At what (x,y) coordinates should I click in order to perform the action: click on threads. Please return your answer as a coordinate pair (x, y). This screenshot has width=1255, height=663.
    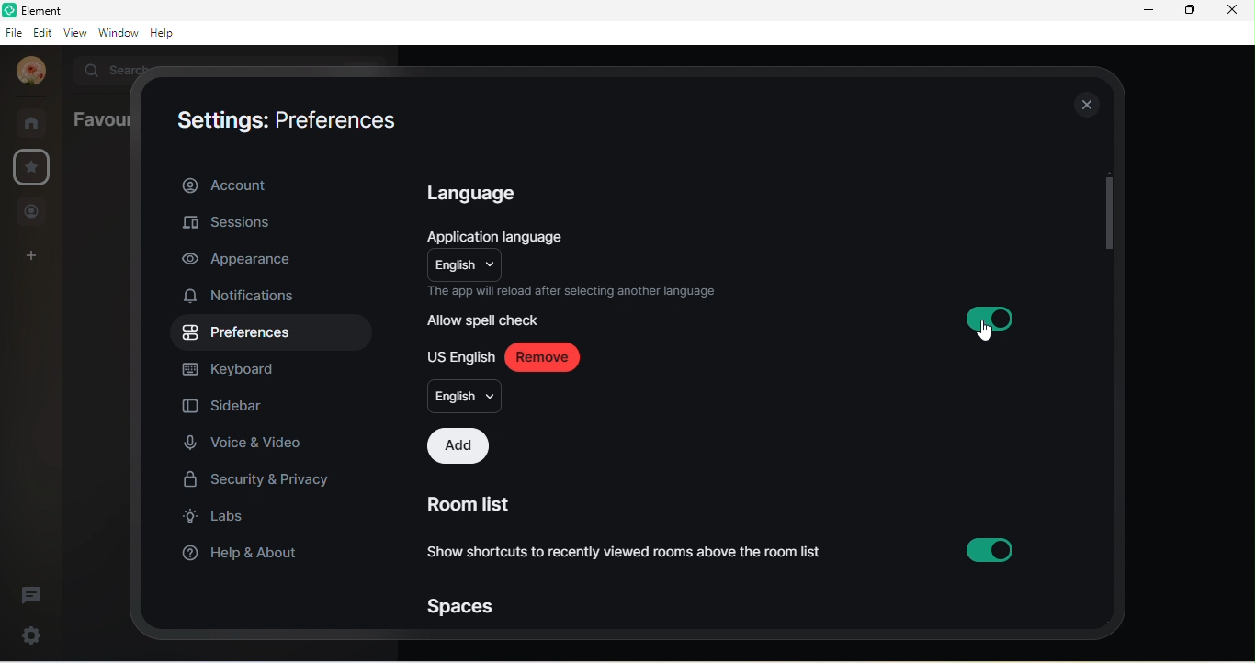
    Looking at the image, I should click on (35, 594).